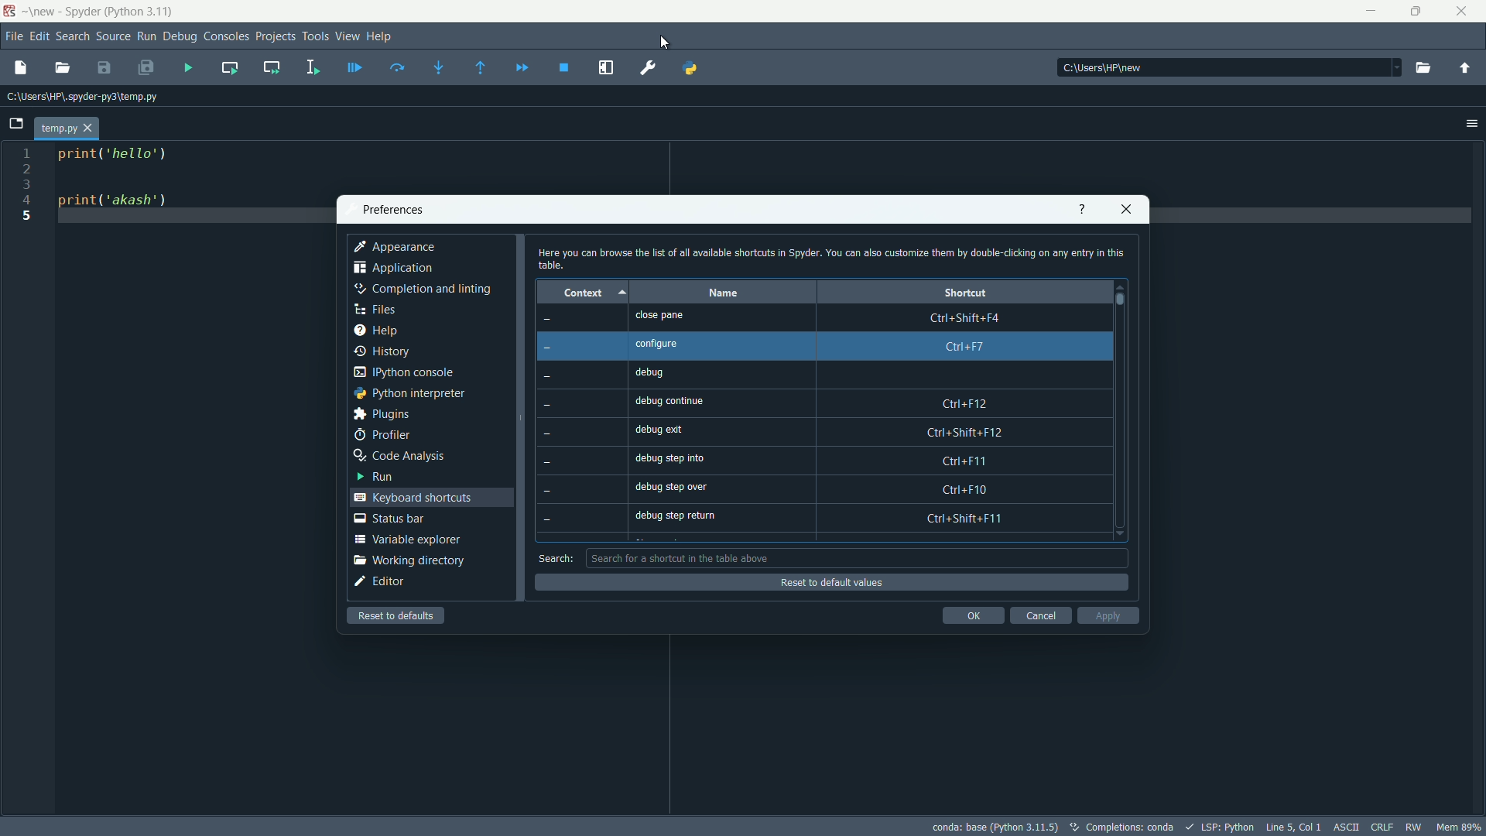 Image resolution: width=1486 pixels, height=836 pixels. I want to click on ipython console, so click(403, 373).